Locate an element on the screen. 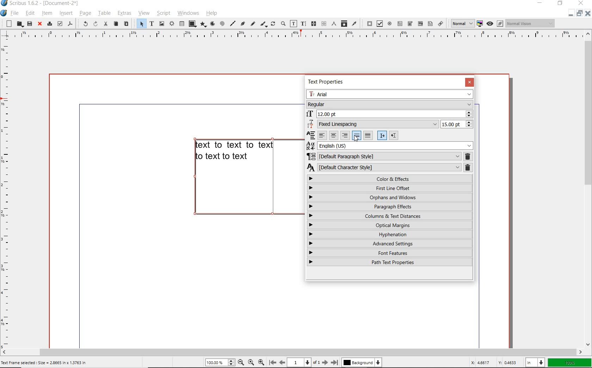  PARAGRAPH STYLE is located at coordinates (384, 155).